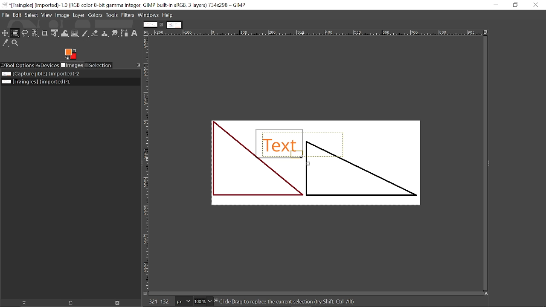 The height and width of the screenshot is (307, 546). I want to click on Rectangular select, so click(15, 33).